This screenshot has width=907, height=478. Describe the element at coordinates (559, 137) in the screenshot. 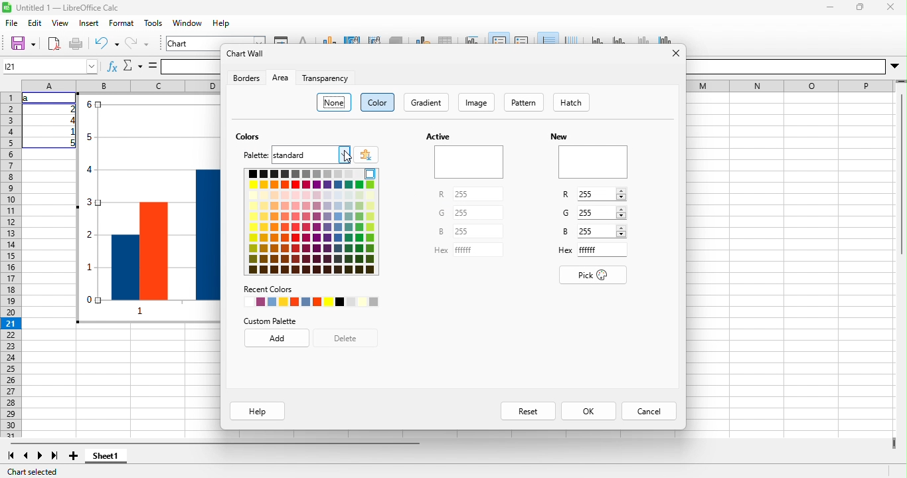

I see `New` at that location.